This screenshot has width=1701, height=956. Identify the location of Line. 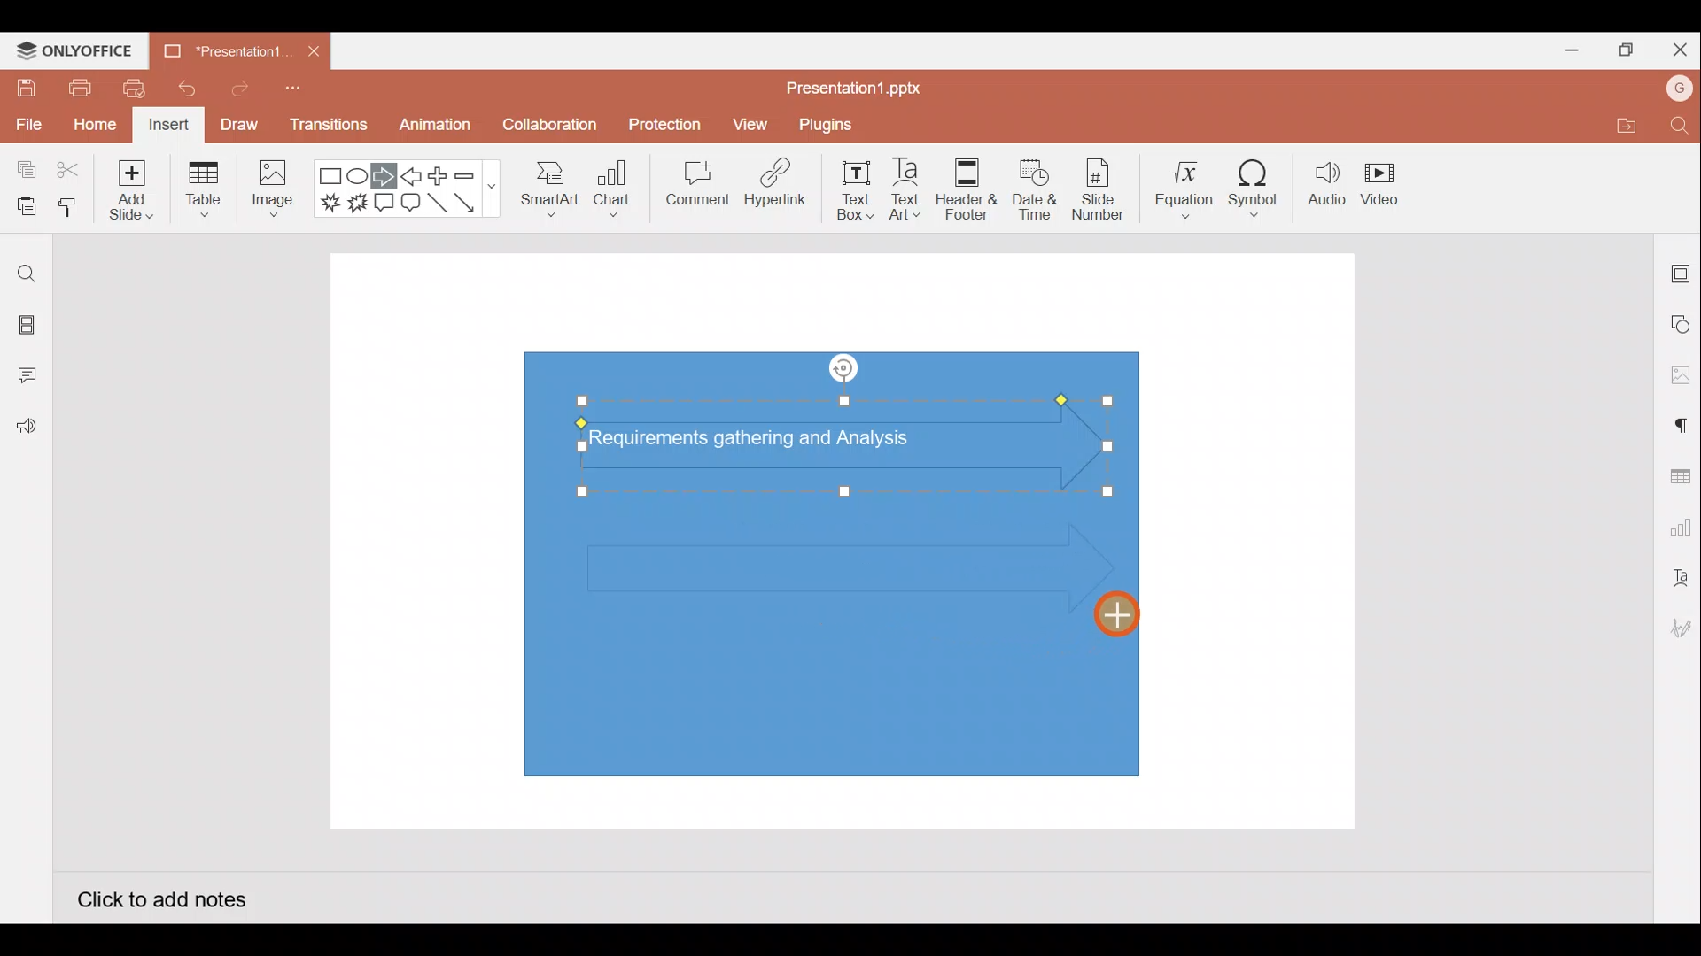
(439, 208).